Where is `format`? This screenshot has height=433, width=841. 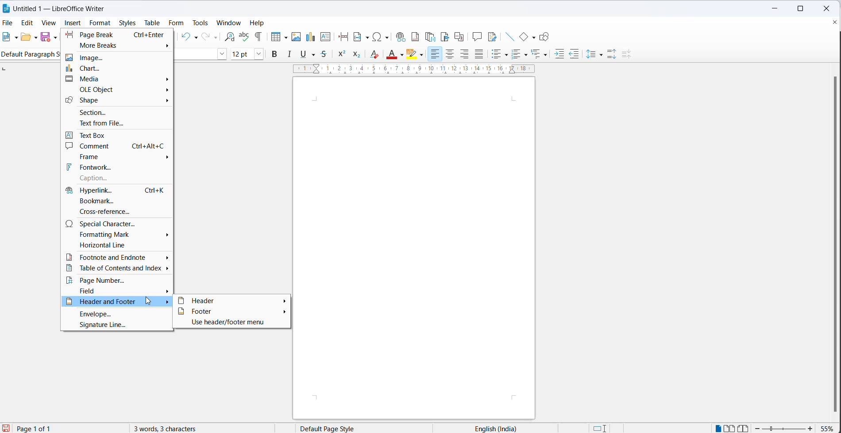
format is located at coordinates (100, 23).